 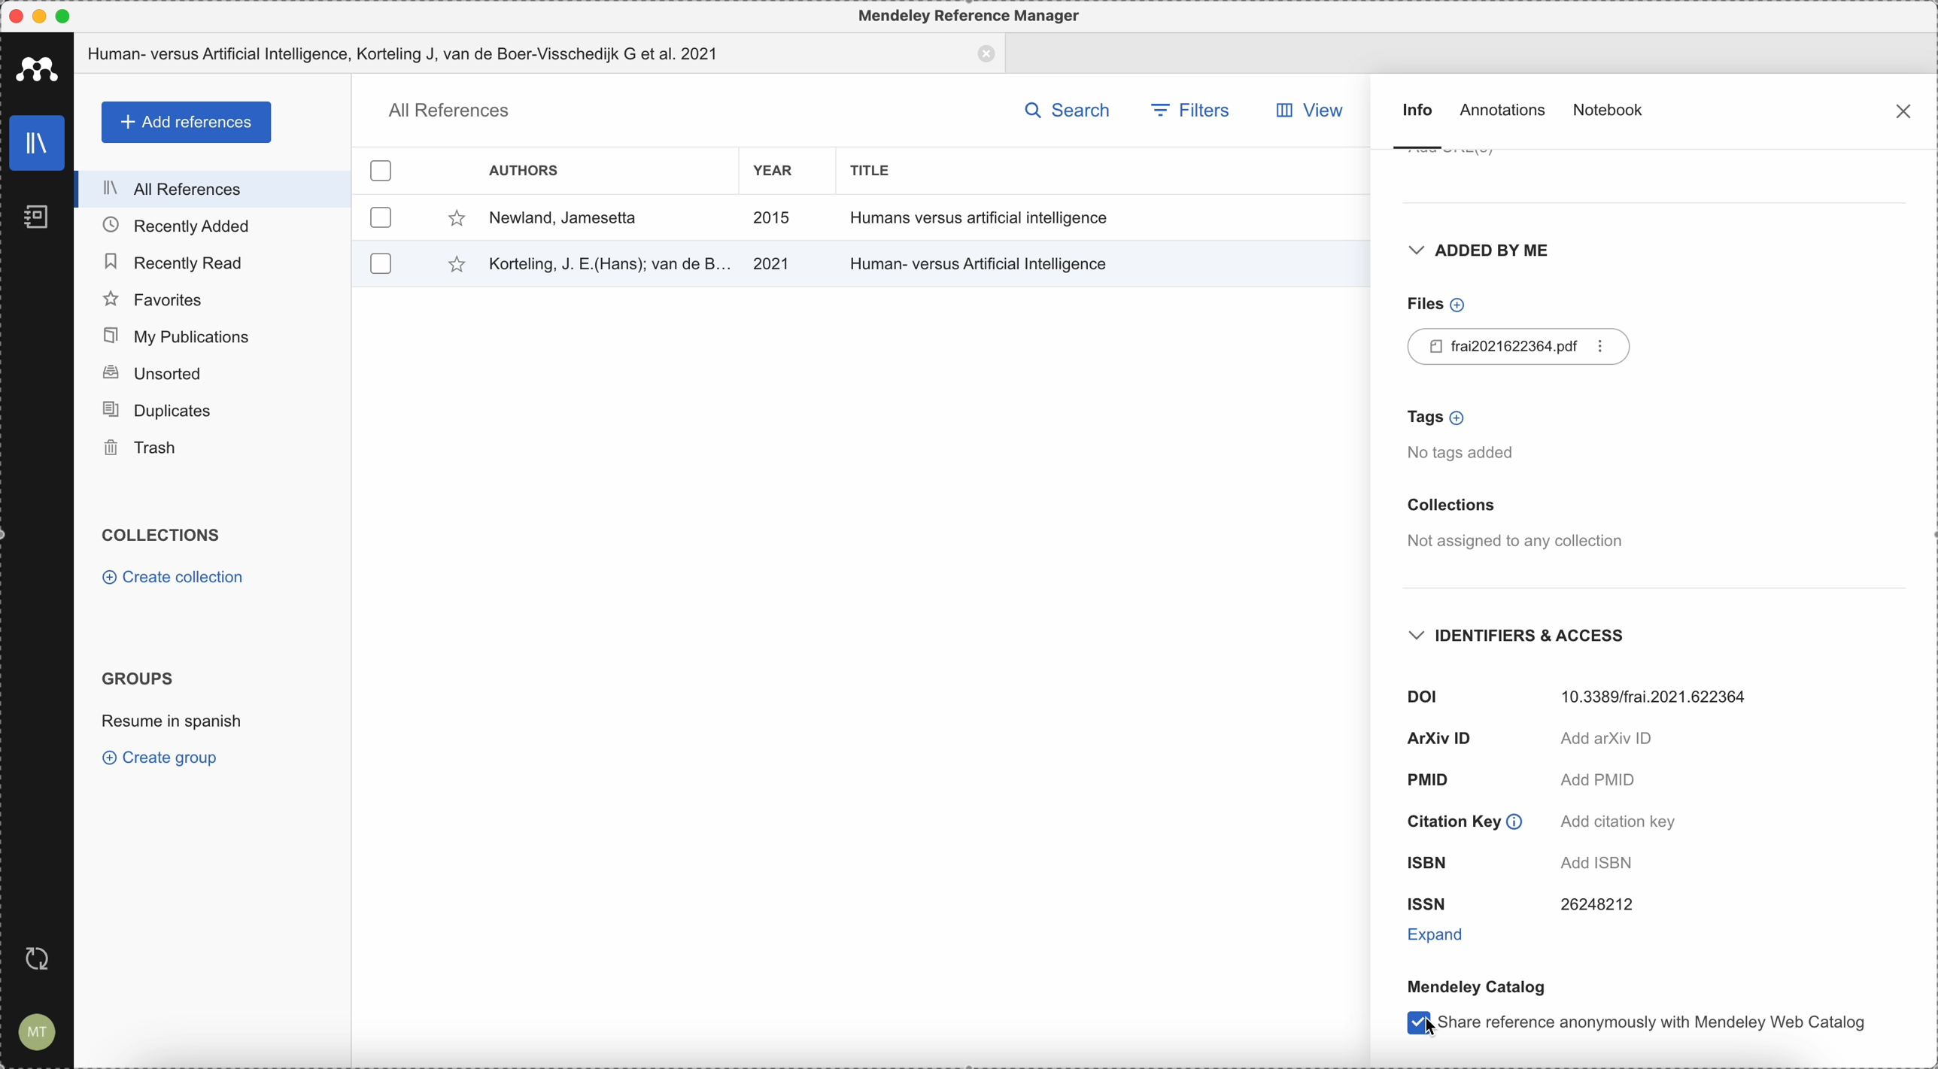 I want to click on resume in spanish group, so click(x=172, y=724).